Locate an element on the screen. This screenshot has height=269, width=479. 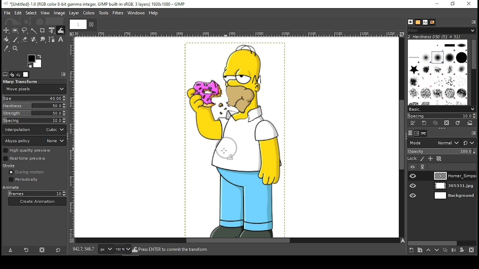
channels is located at coordinates (417, 133).